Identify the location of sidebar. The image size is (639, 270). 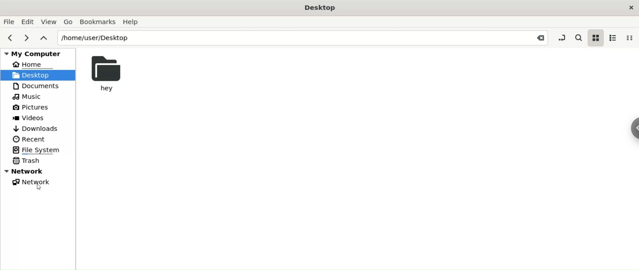
(634, 128).